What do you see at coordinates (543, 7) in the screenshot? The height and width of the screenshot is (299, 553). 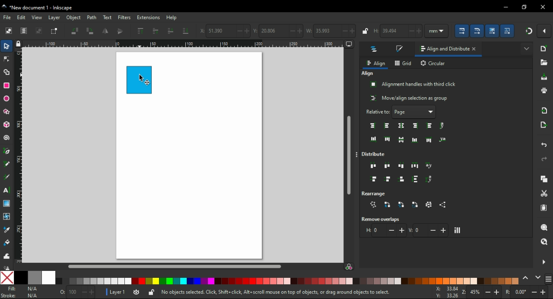 I see `close window` at bounding box center [543, 7].